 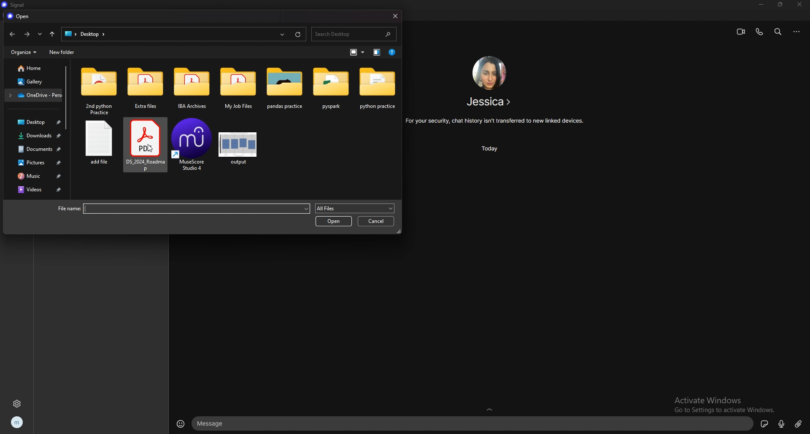 I want to click on organize, so click(x=24, y=52).